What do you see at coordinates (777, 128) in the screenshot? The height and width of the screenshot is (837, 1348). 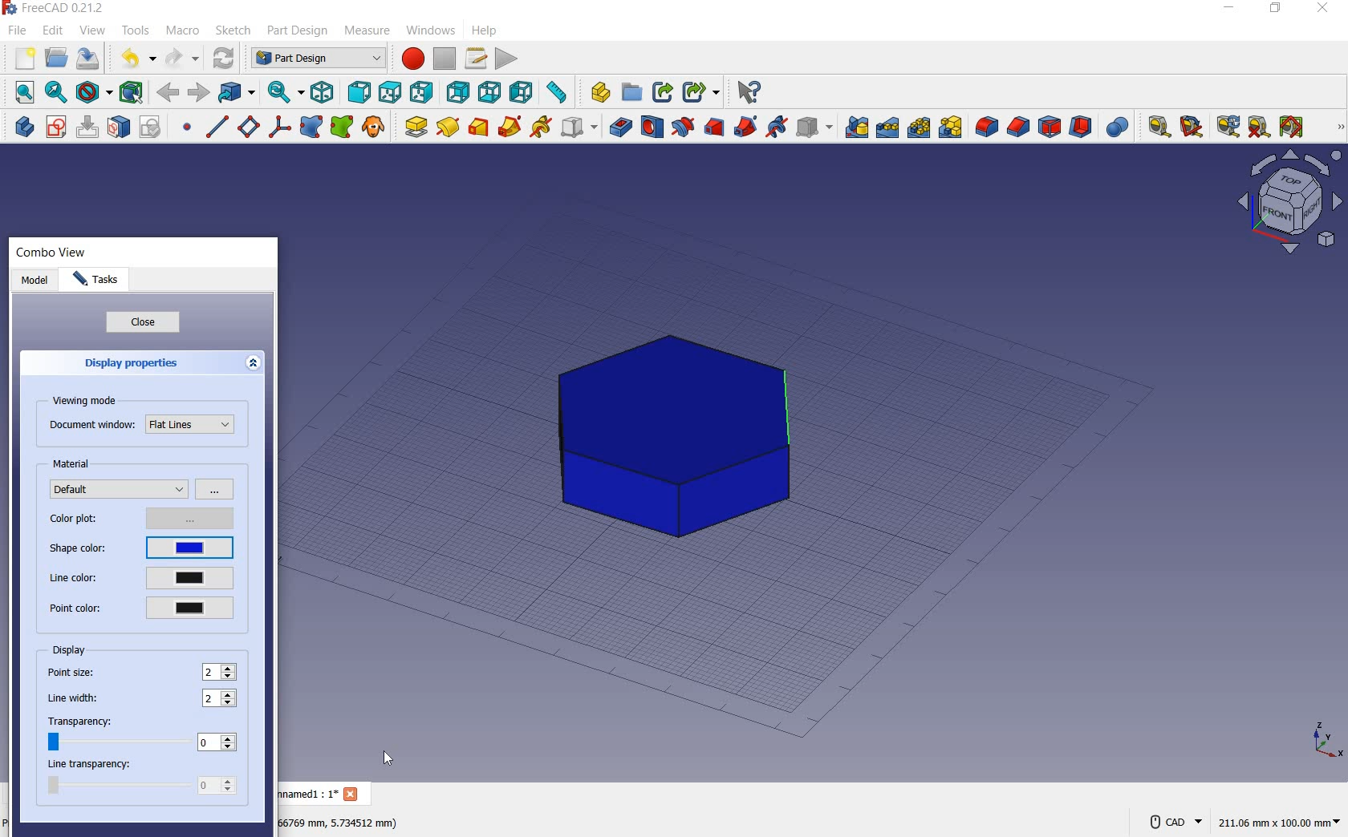 I see `subtractive helix` at bounding box center [777, 128].